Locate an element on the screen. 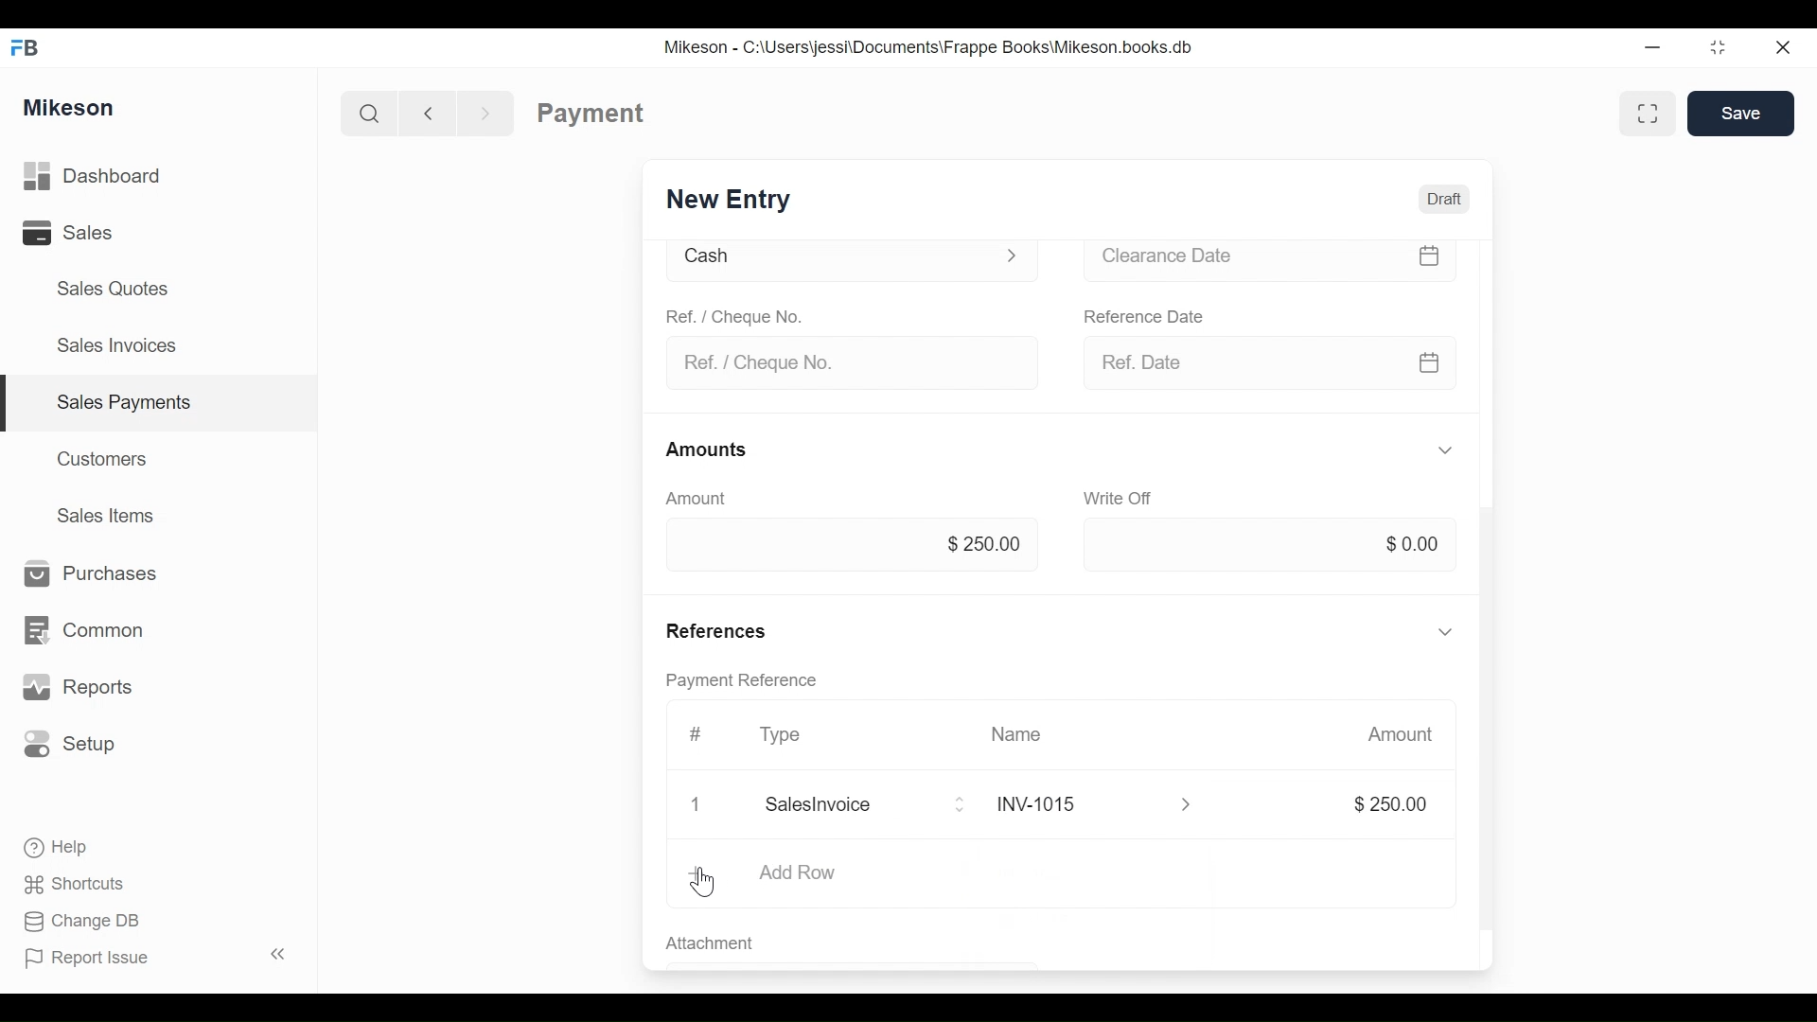 This screenshot has width=1817, height=1022. Save is located at coordinates (1744, 115).